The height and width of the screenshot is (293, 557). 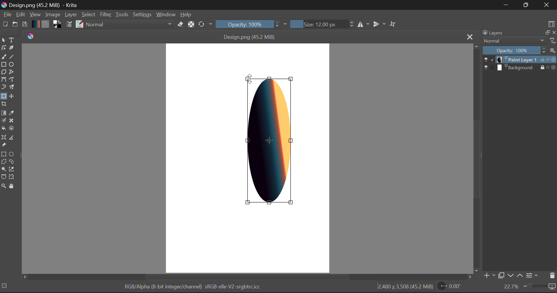 I want to click on Help, so click(x=186, y=14).